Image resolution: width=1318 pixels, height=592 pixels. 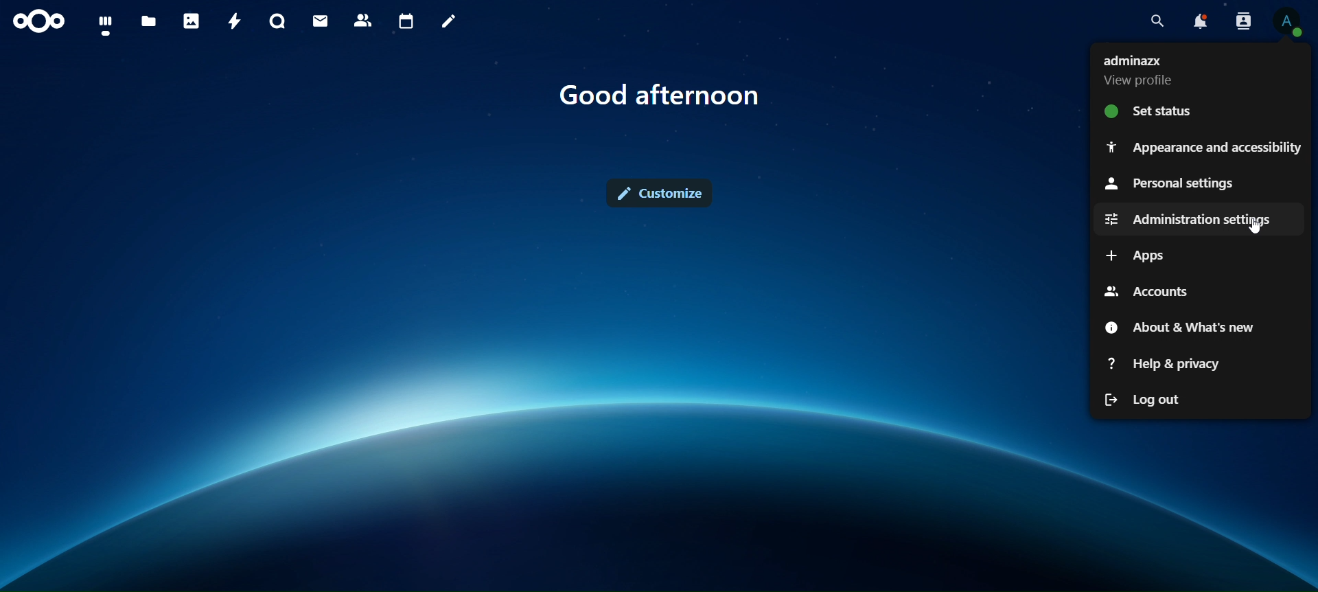 What do you see at coordinates (322, 21) in the screenshot?
I see `mail` at bounding box center [322, 21].